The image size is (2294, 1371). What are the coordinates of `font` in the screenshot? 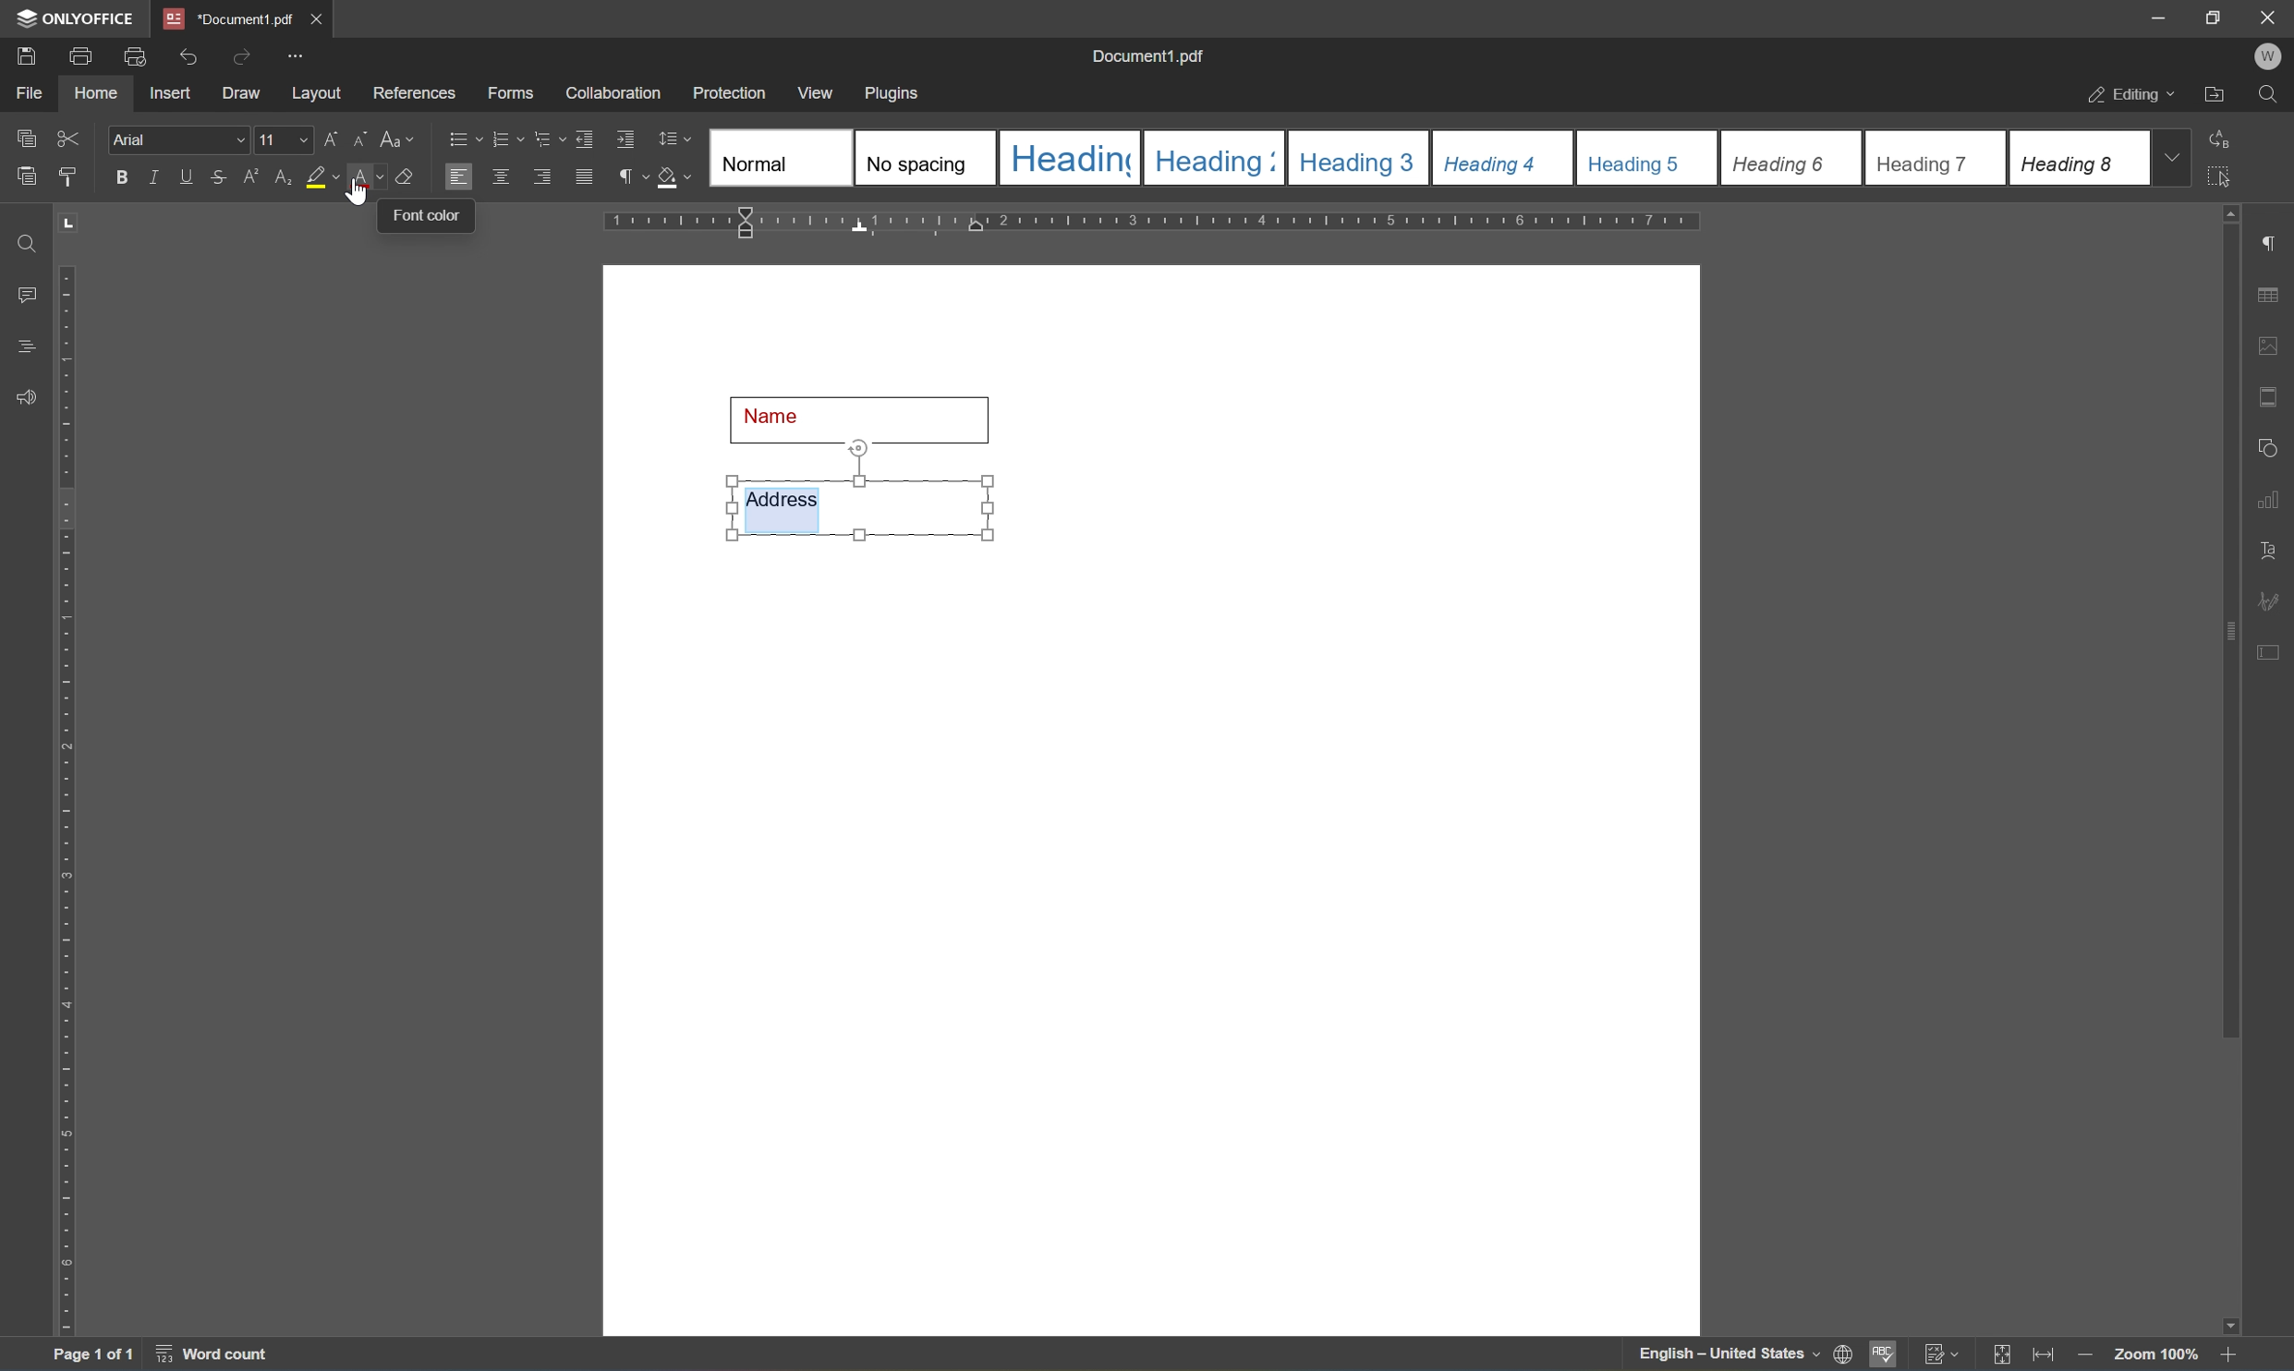 It's located at (179, 140).